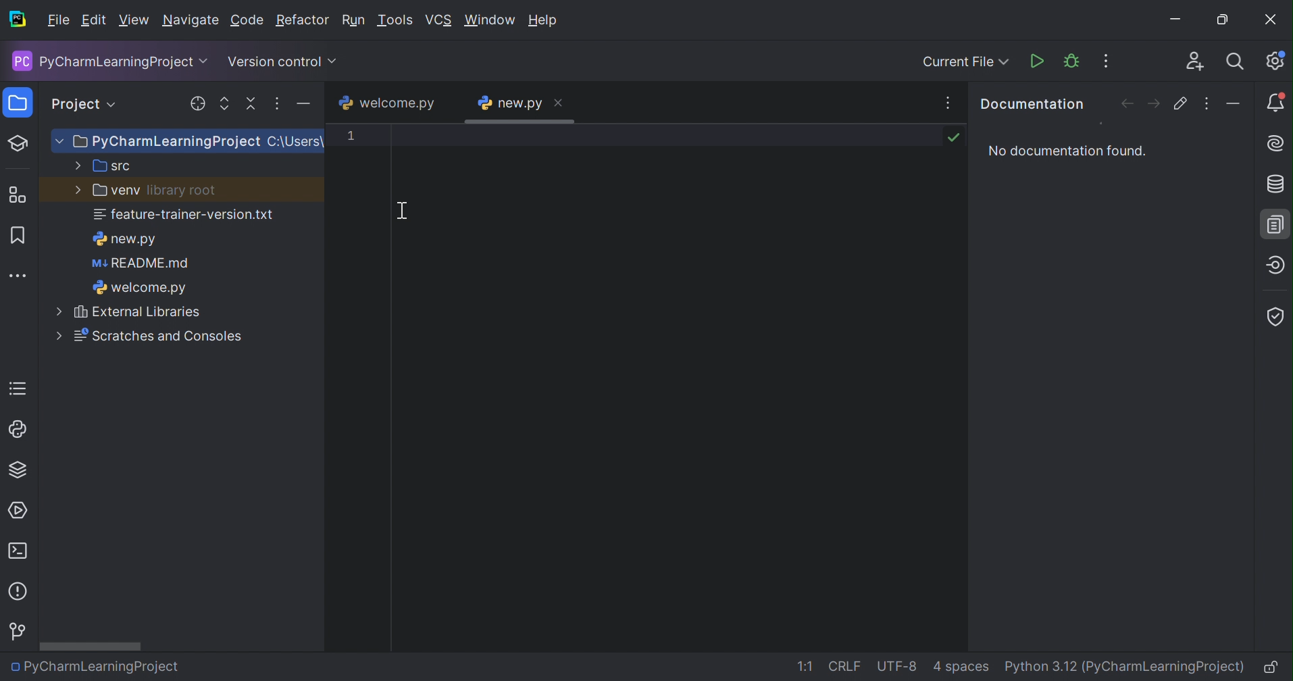 This screenshot has width=1293, height=681. I want to click on new.py, so click(510, 103).